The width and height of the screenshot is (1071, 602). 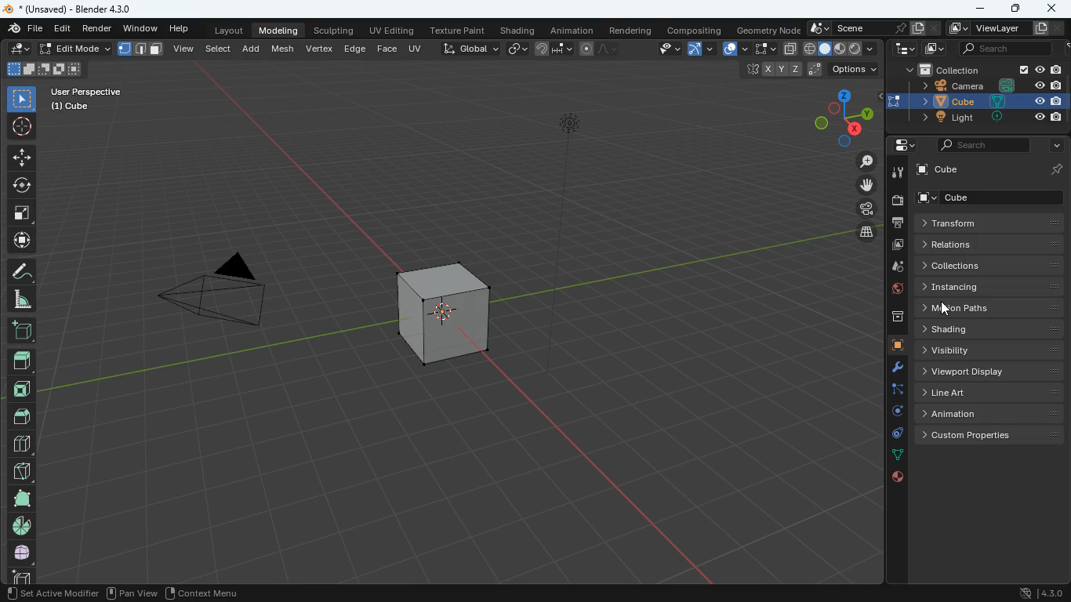 I want to click on cube, so click(x=994, y=198).